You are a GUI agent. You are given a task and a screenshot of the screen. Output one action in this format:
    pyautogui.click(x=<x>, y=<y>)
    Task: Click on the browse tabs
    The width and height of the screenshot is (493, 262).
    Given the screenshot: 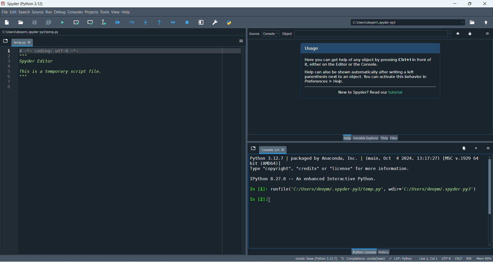 What is the action you would take?
    pyautogui.click(x=253, y=149)
    